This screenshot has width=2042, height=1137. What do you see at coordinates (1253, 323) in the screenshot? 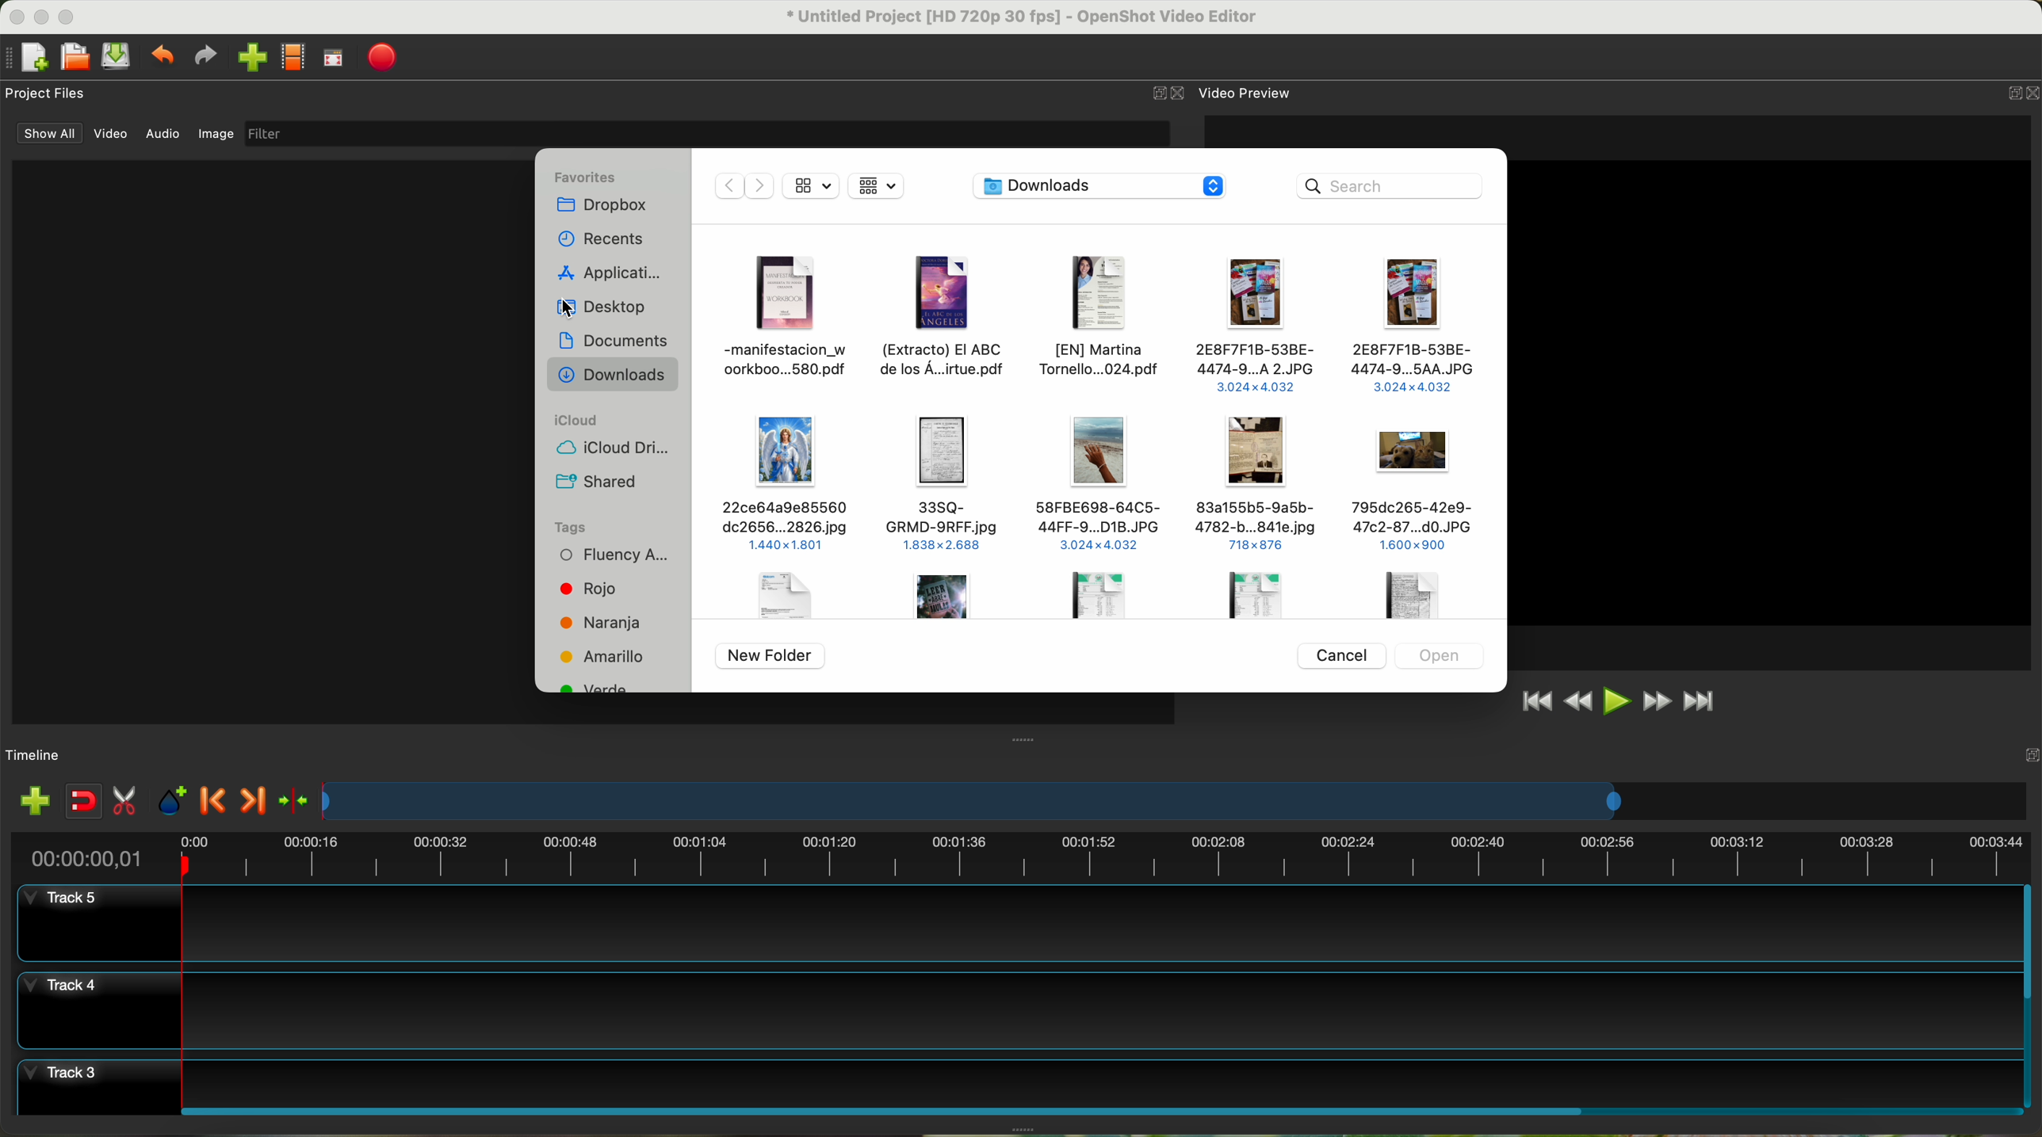
I see `file` at bounding box center [1253, 323].